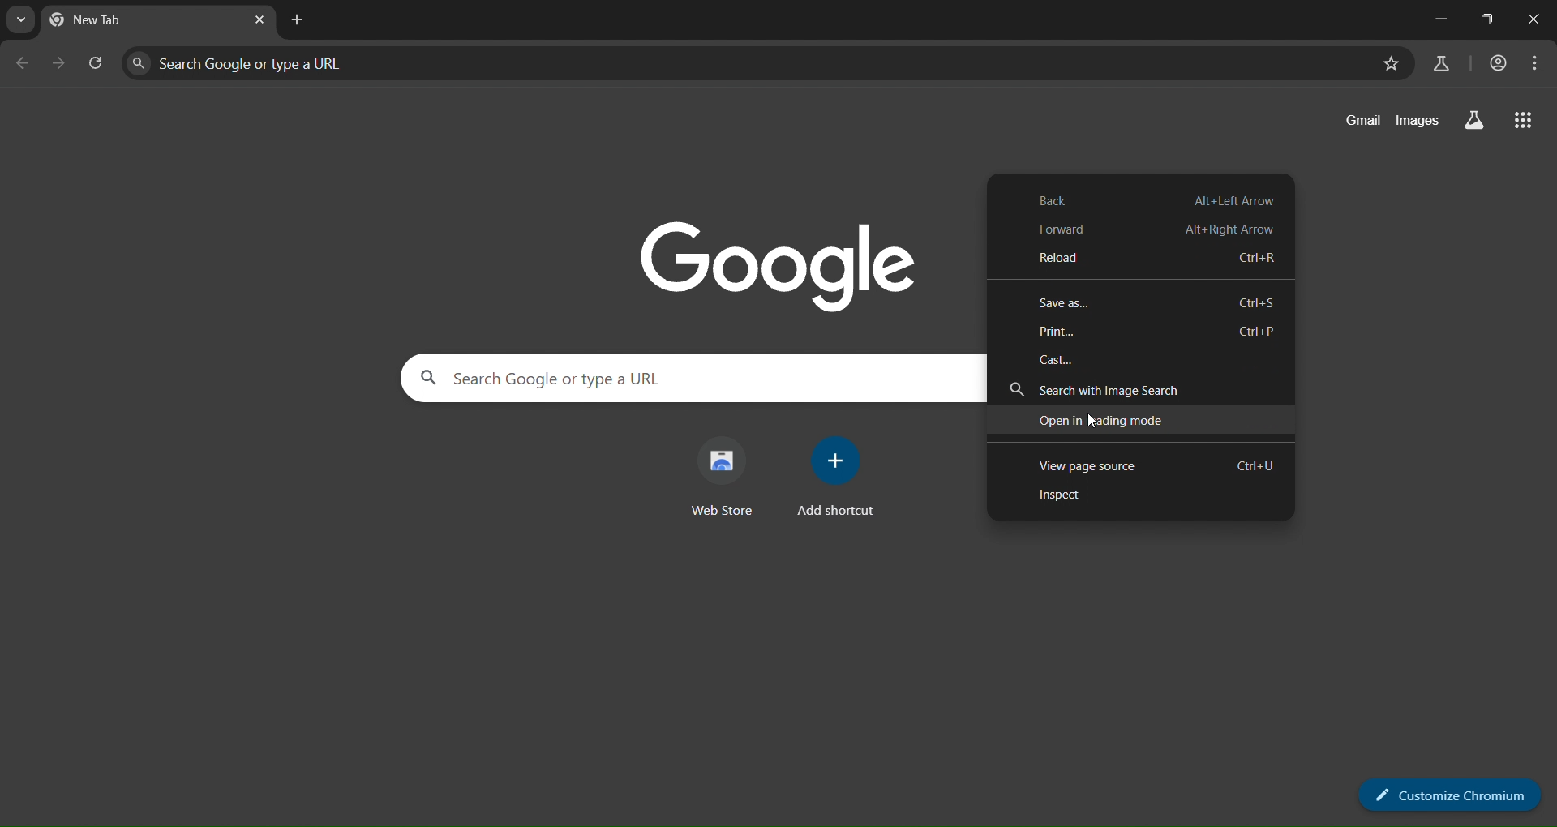 The width and height of the screenshot is (1557, 827). What do you see at coordinates (303, 60) in the screenshot?
I see `search panel` at bounding box center [303, 60].